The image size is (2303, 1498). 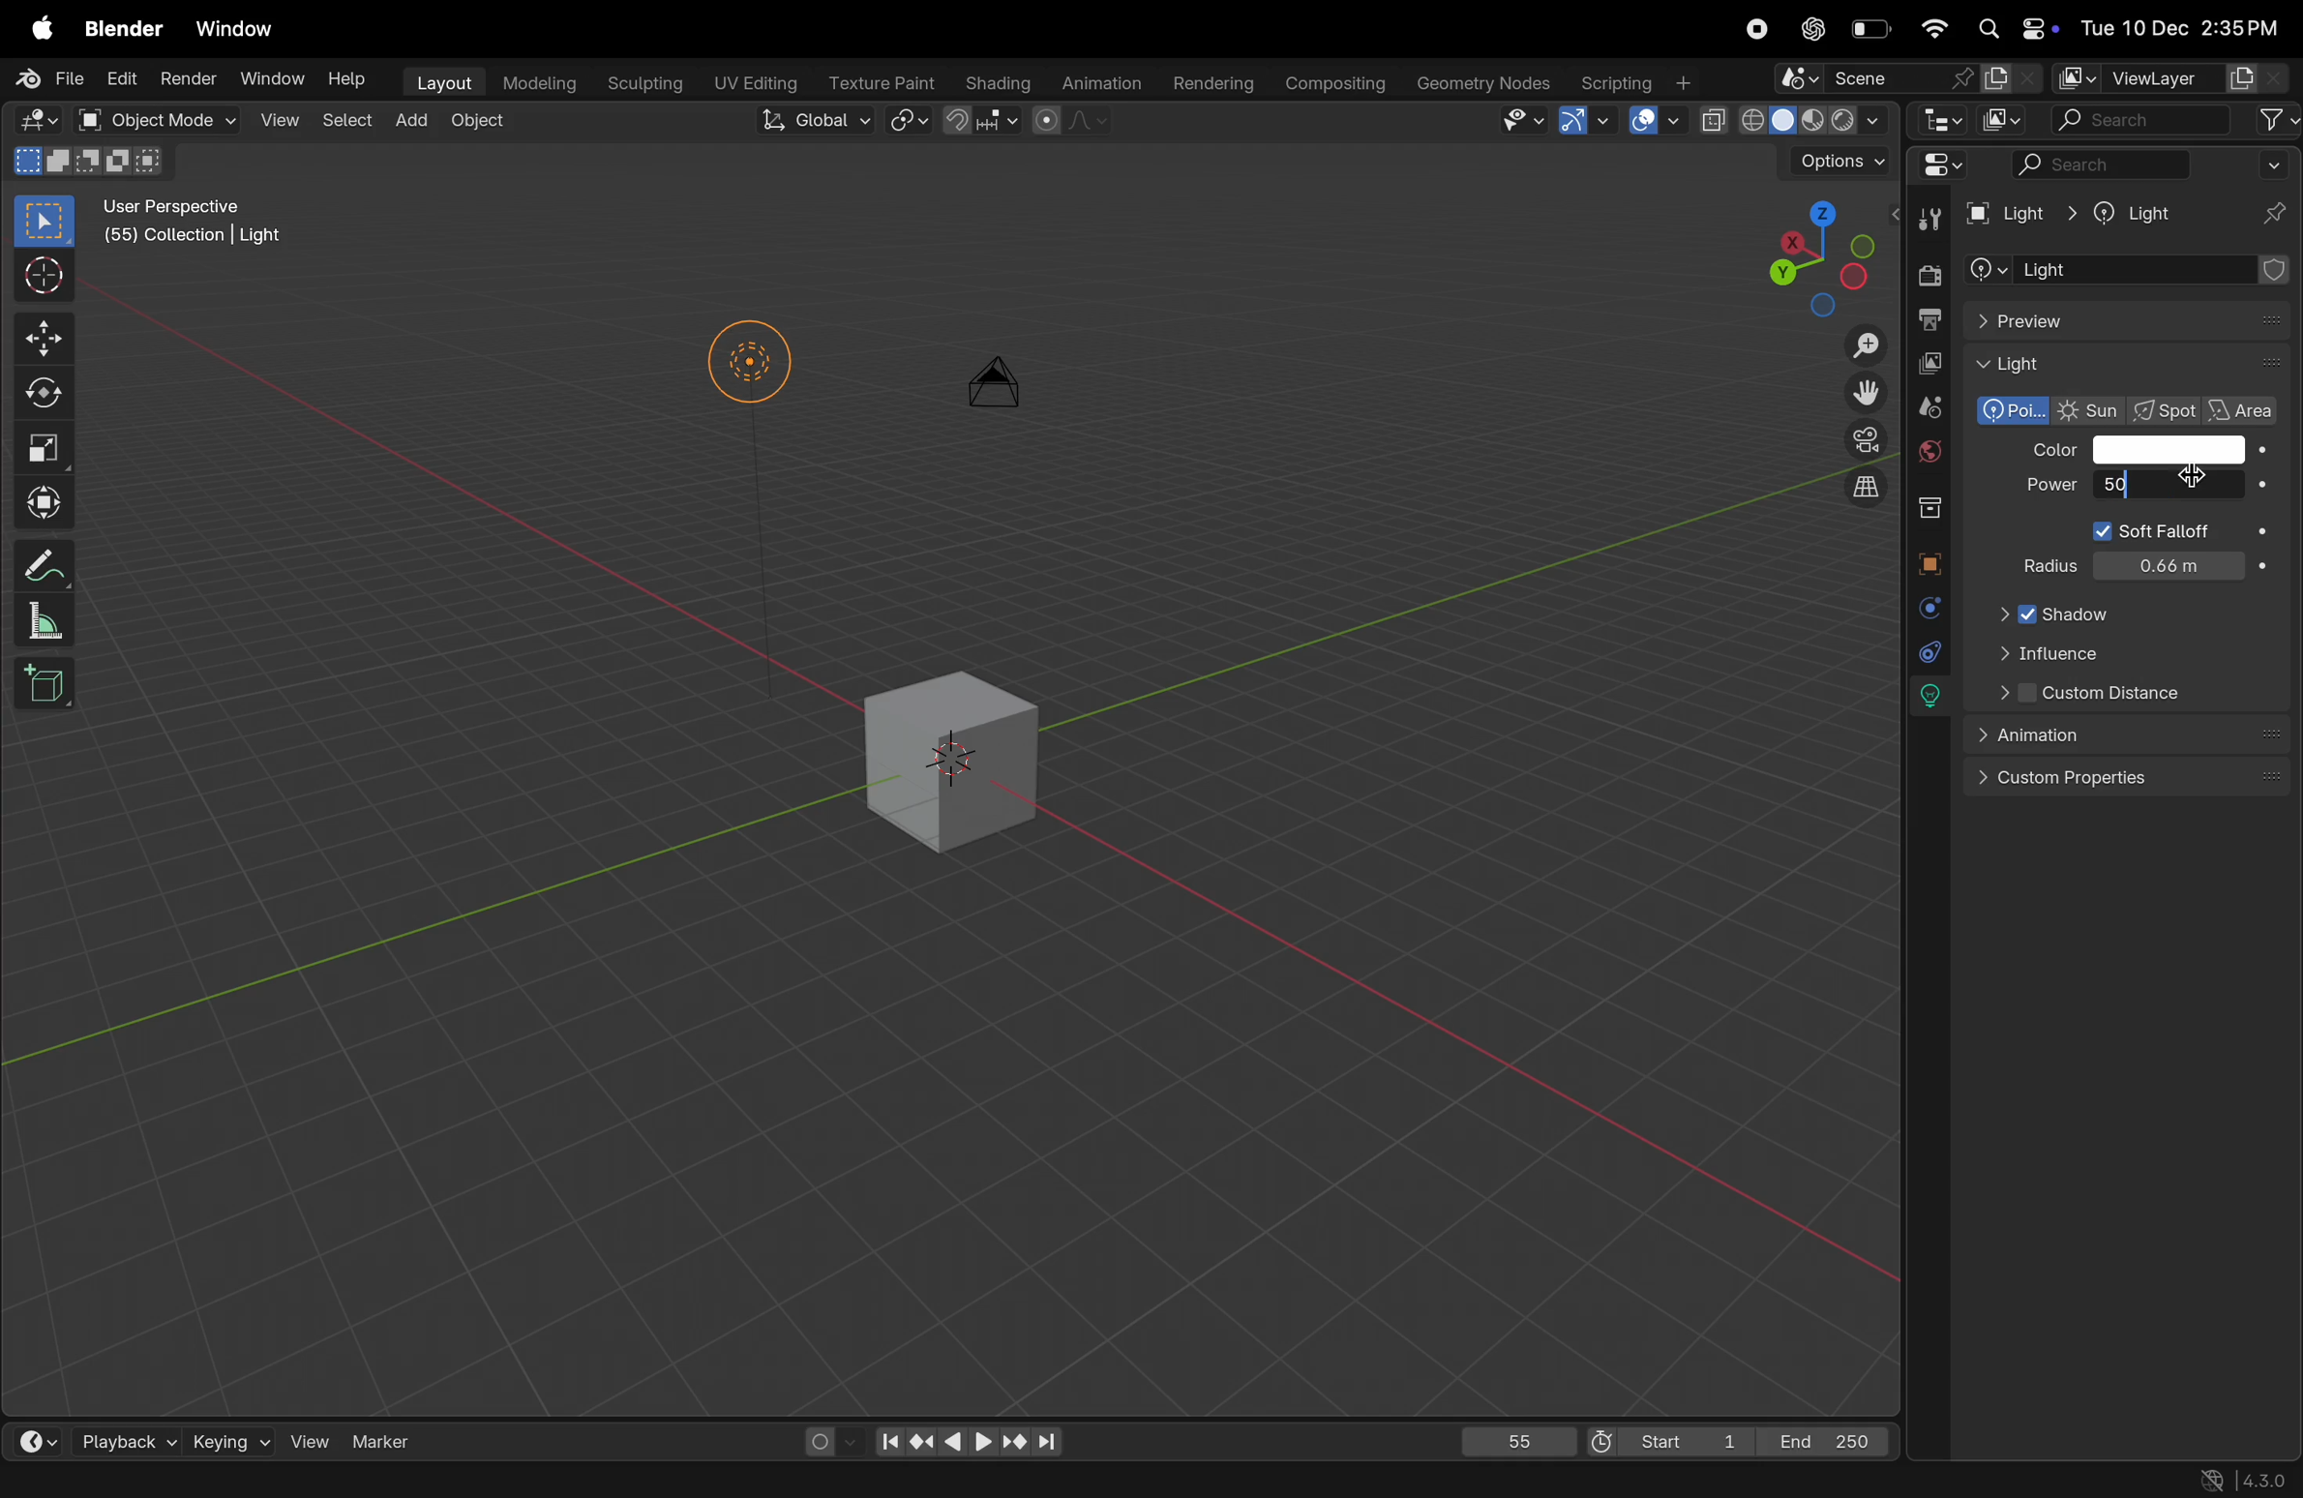 I want to click on Objects, so click(x=351, y=1482).